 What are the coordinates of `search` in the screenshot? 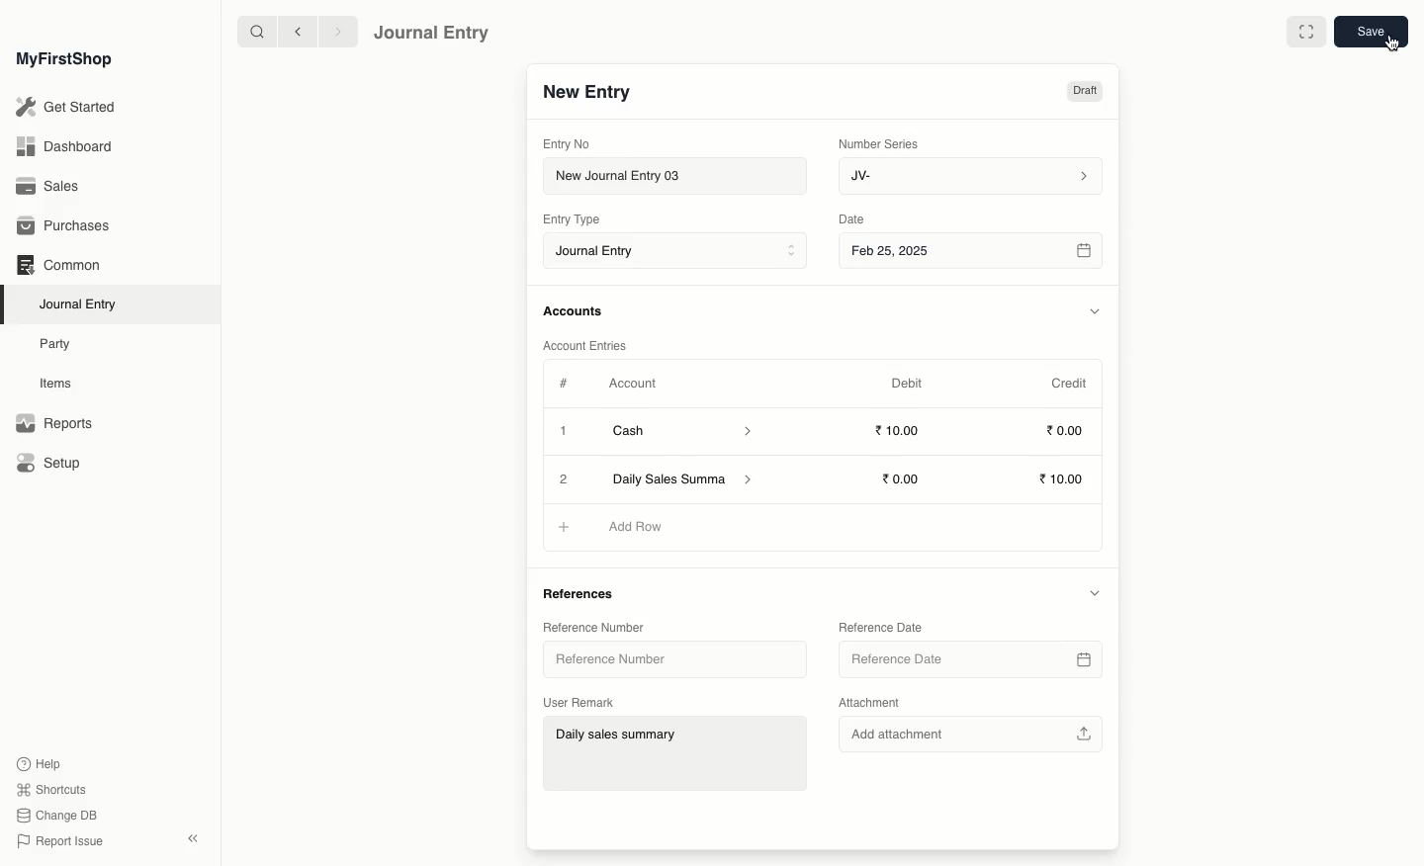 It's located at (252, 32).